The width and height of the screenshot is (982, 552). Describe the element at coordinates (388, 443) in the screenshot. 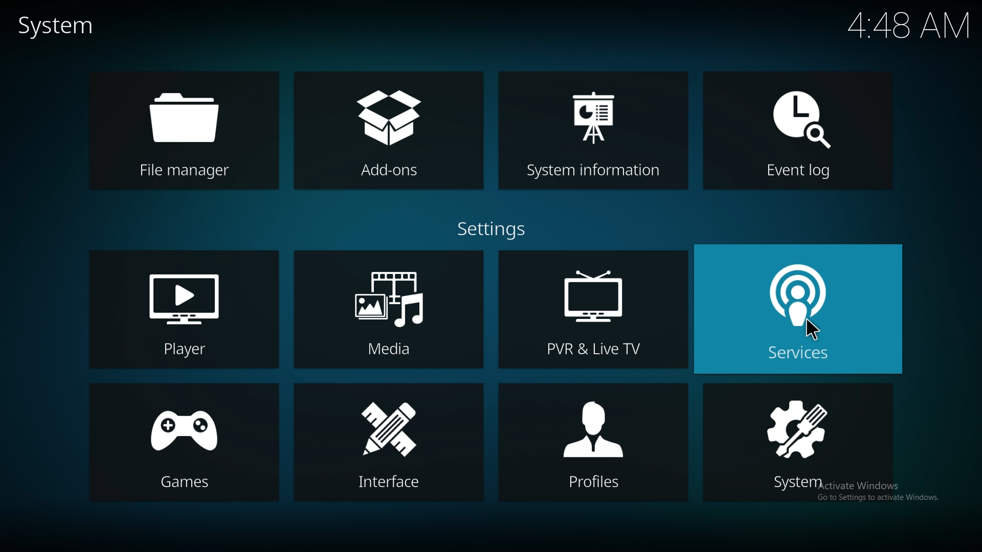

I see `interface` at that location.